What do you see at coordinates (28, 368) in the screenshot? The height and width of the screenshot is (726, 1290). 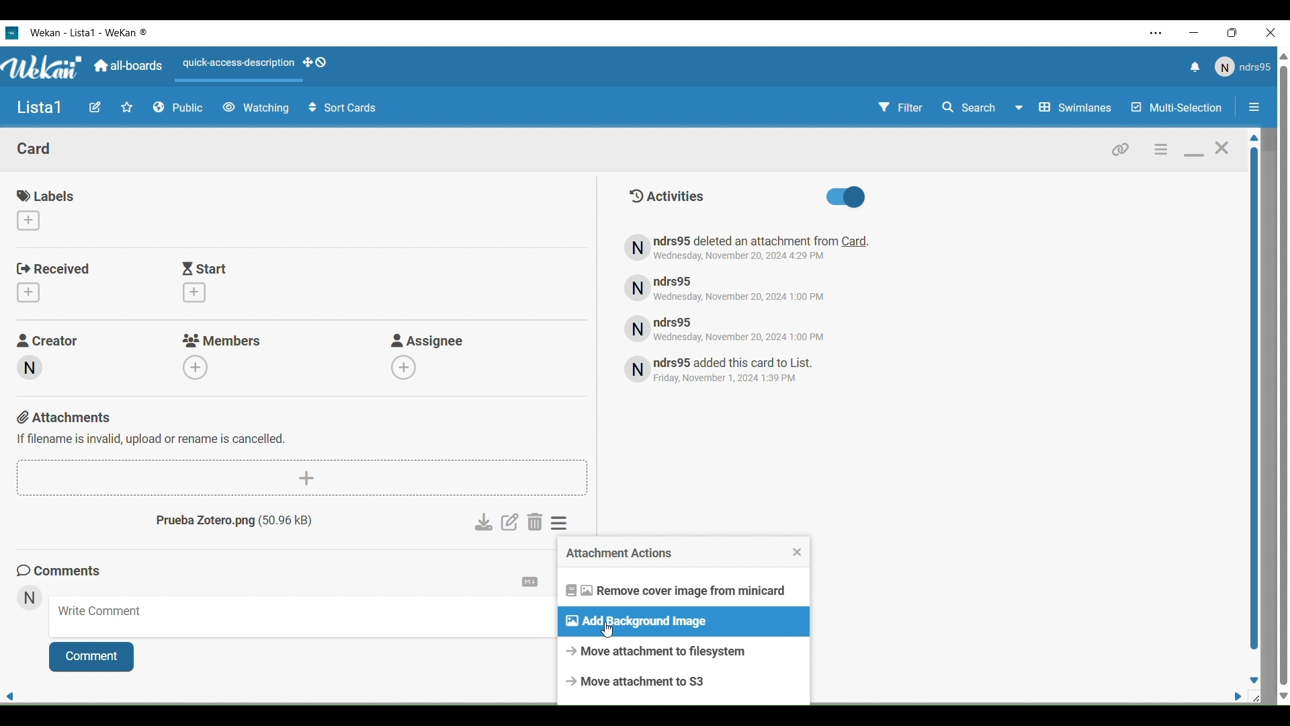 I see `Creator` at bounding box center [28, 368].